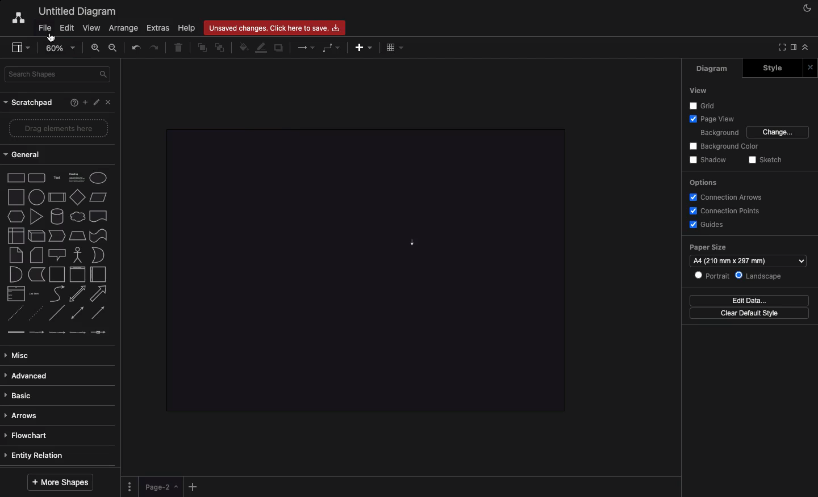 The height and width of the screenshot is (497, 818). What do you see at coordinates (759, 276) in the screenshot?
I see `Landscape` at bounding box center [759, 276].